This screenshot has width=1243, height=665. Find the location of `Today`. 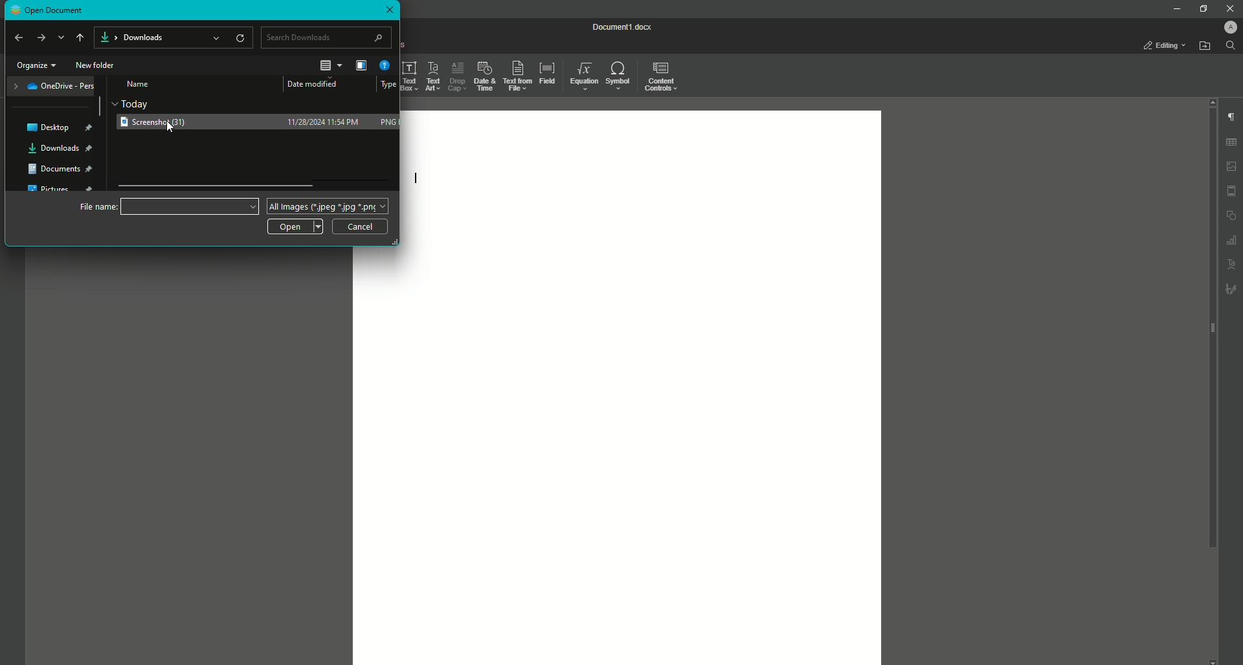

Today is located at coordinates (135, 103).